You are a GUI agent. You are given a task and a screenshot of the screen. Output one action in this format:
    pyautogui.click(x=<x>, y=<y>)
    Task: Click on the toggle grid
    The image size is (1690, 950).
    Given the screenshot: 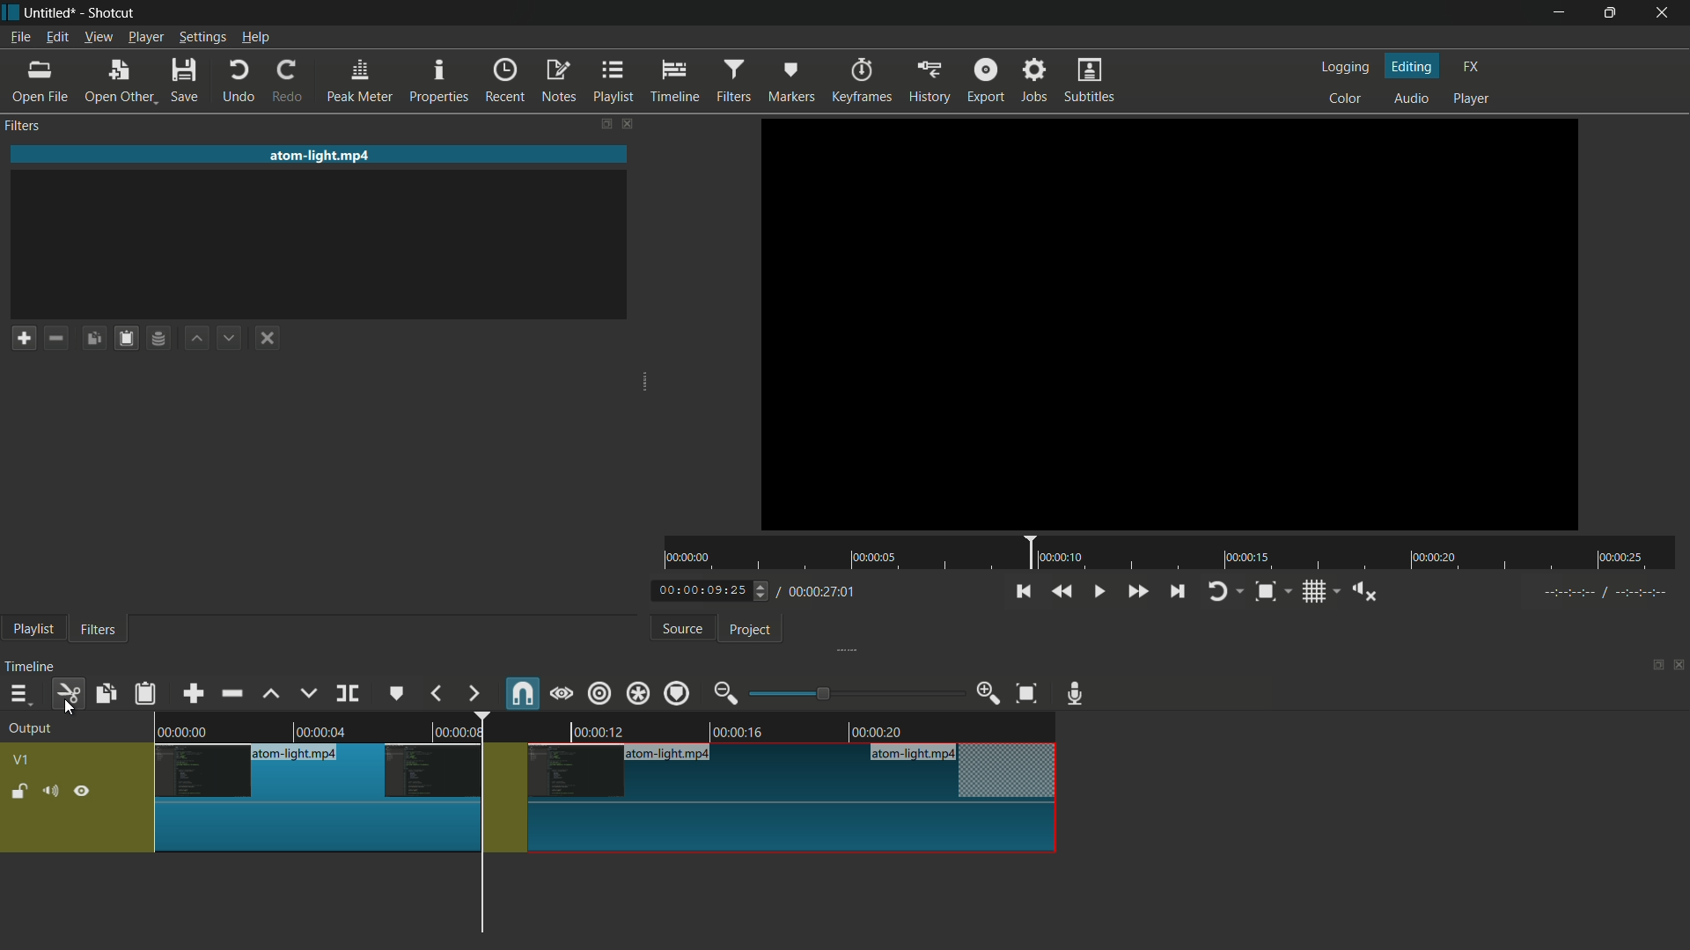 What is the action you would take?
    pyautogui.click(x=1319, y=591)
    